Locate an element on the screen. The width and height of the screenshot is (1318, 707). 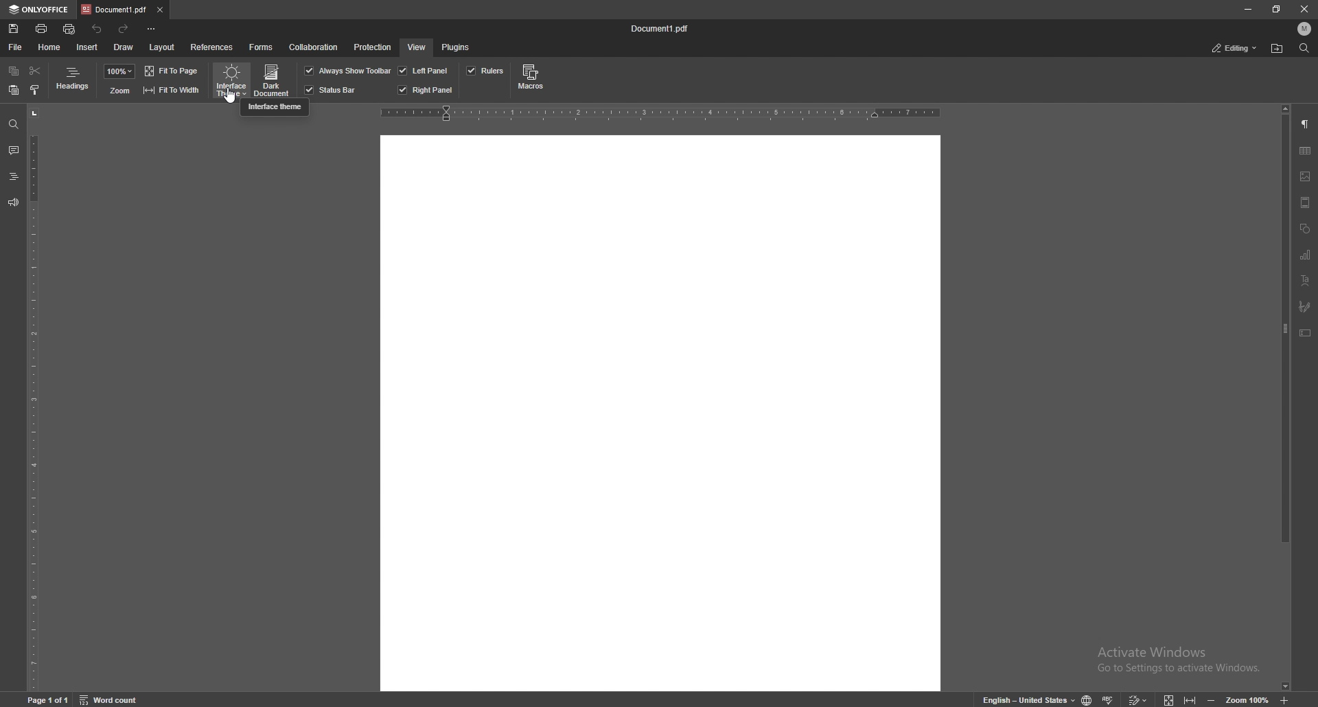
left panel is located at coordinates (424, 71).